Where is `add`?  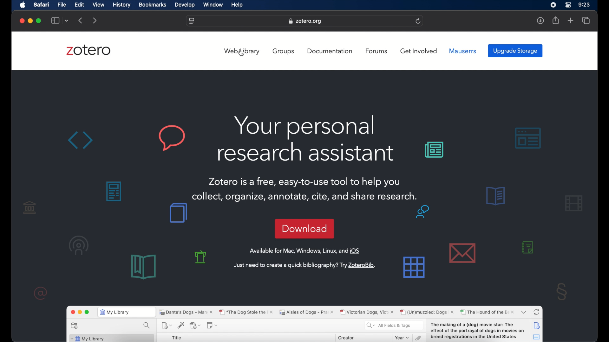 add is located at coordinates (571, 21).